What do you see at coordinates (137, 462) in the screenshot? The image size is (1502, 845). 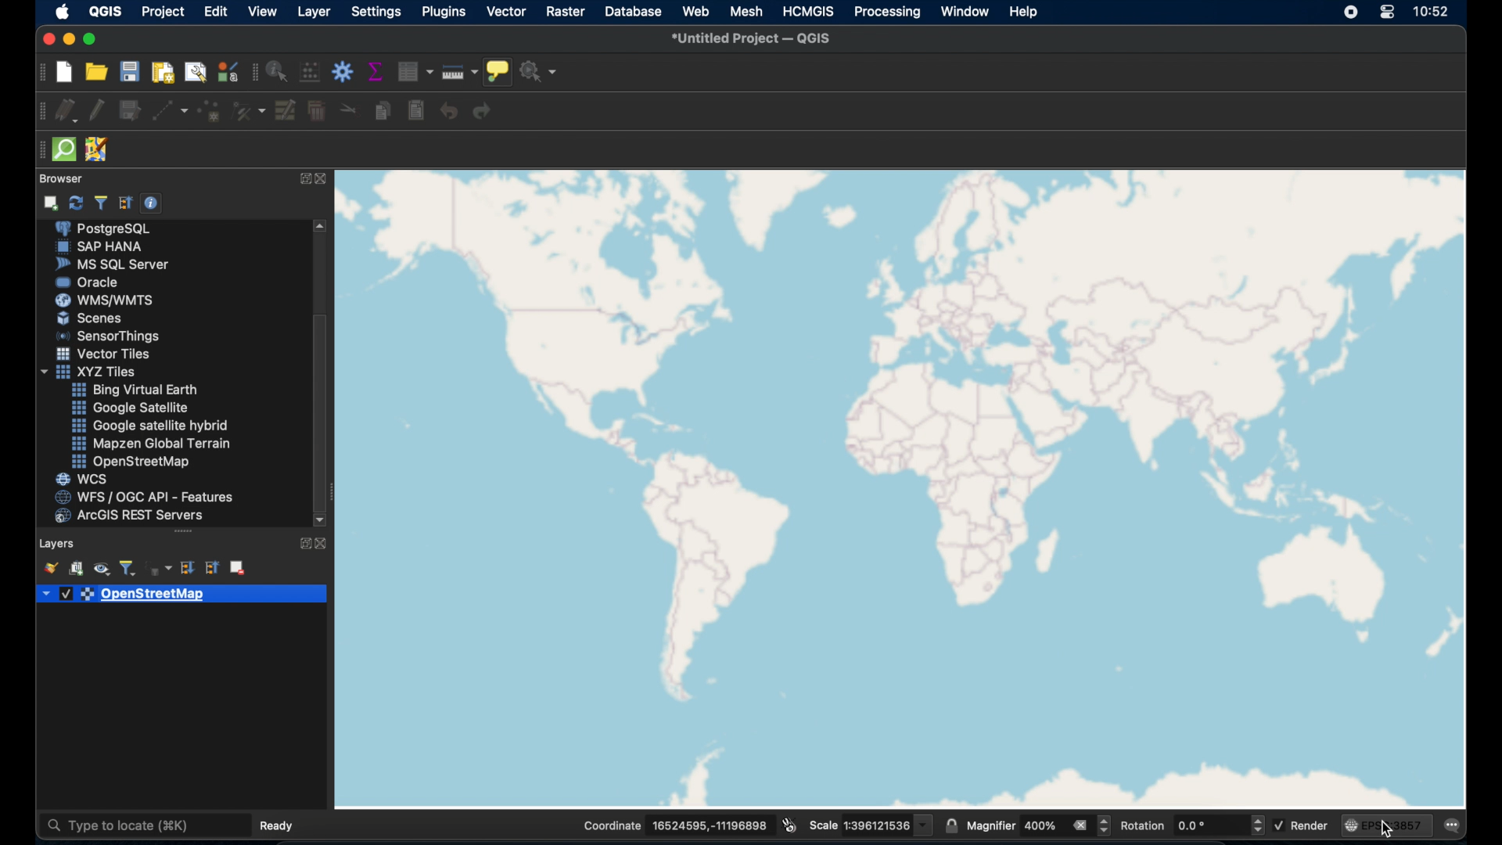 I see `openstreetmap` at bounding box center [137, 462].